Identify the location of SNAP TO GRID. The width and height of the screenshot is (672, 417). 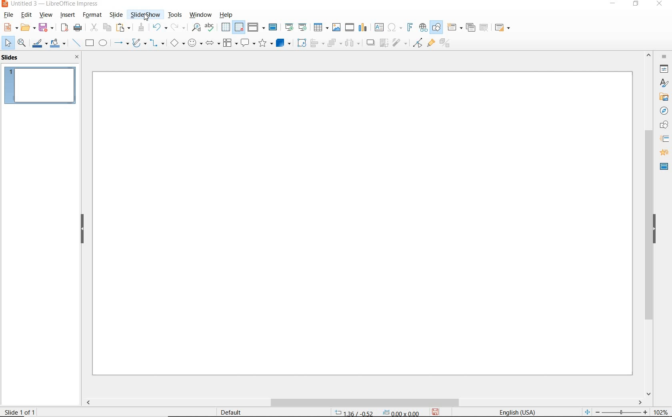
(240, 27).